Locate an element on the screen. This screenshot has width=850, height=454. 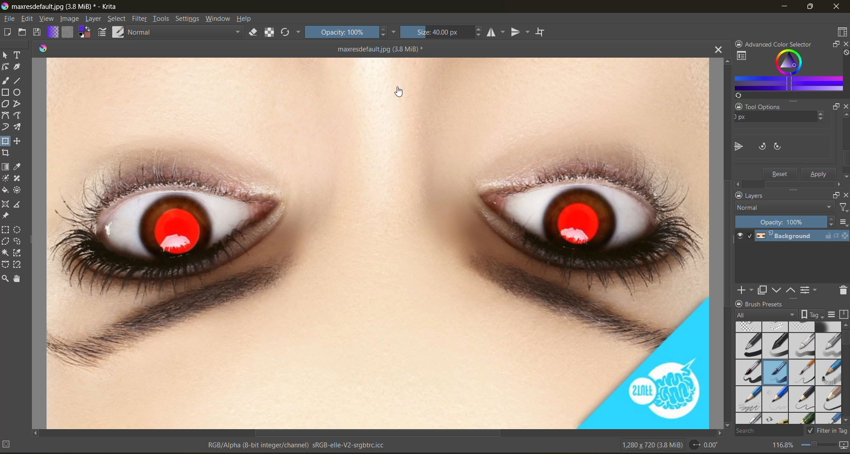
vertical mirror tool is located at coordinates (522, 33).